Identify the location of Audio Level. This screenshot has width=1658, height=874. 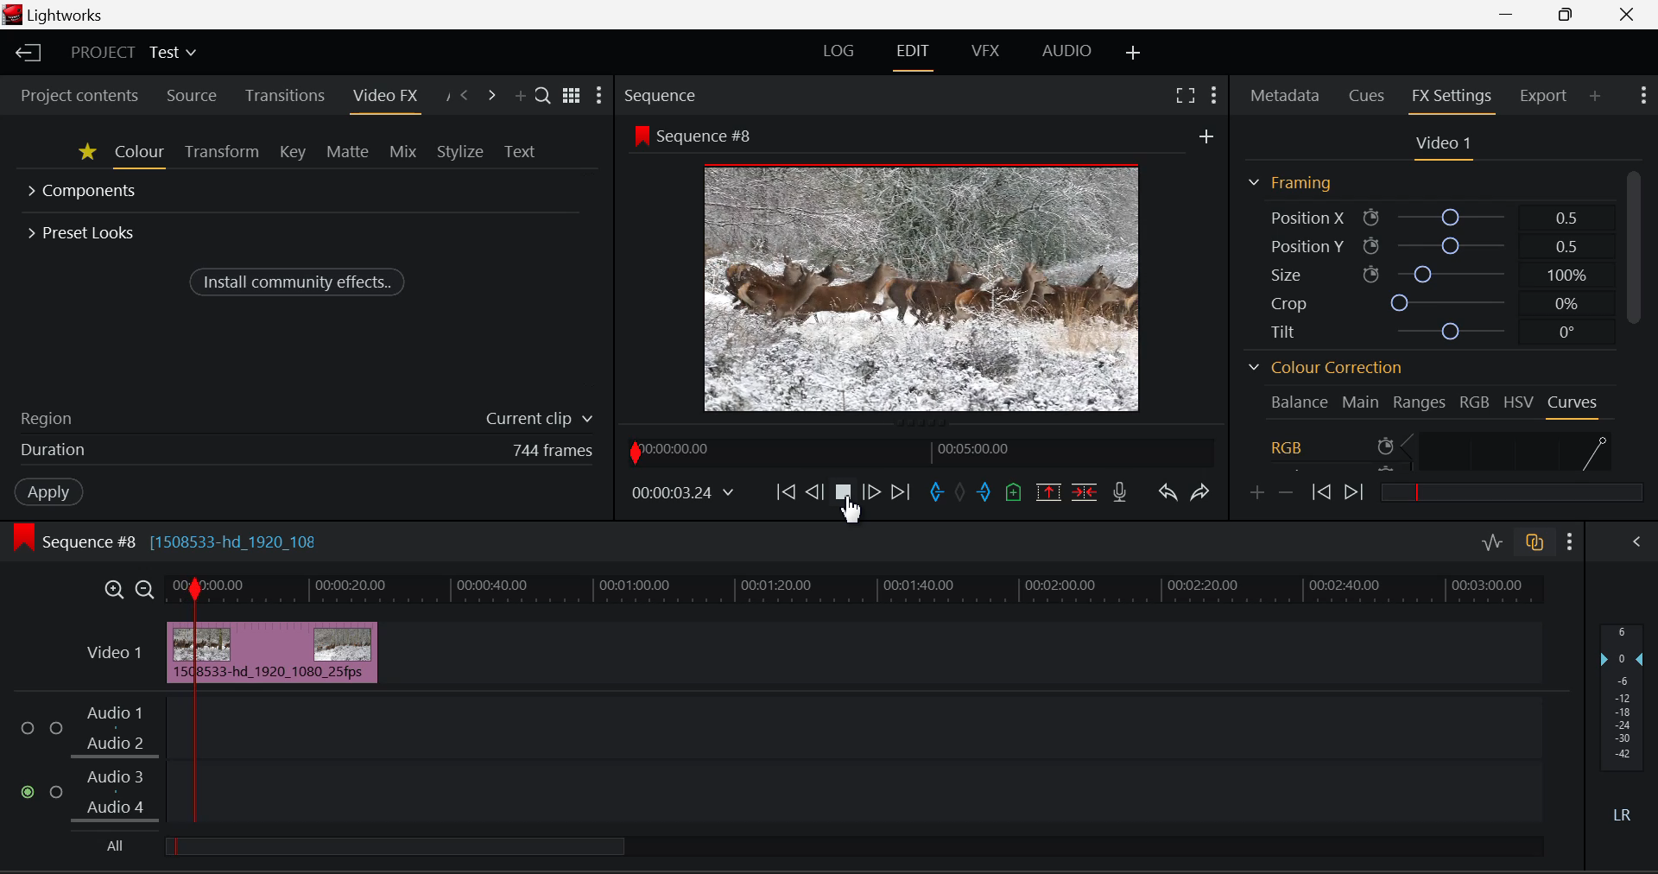
(774, 759).